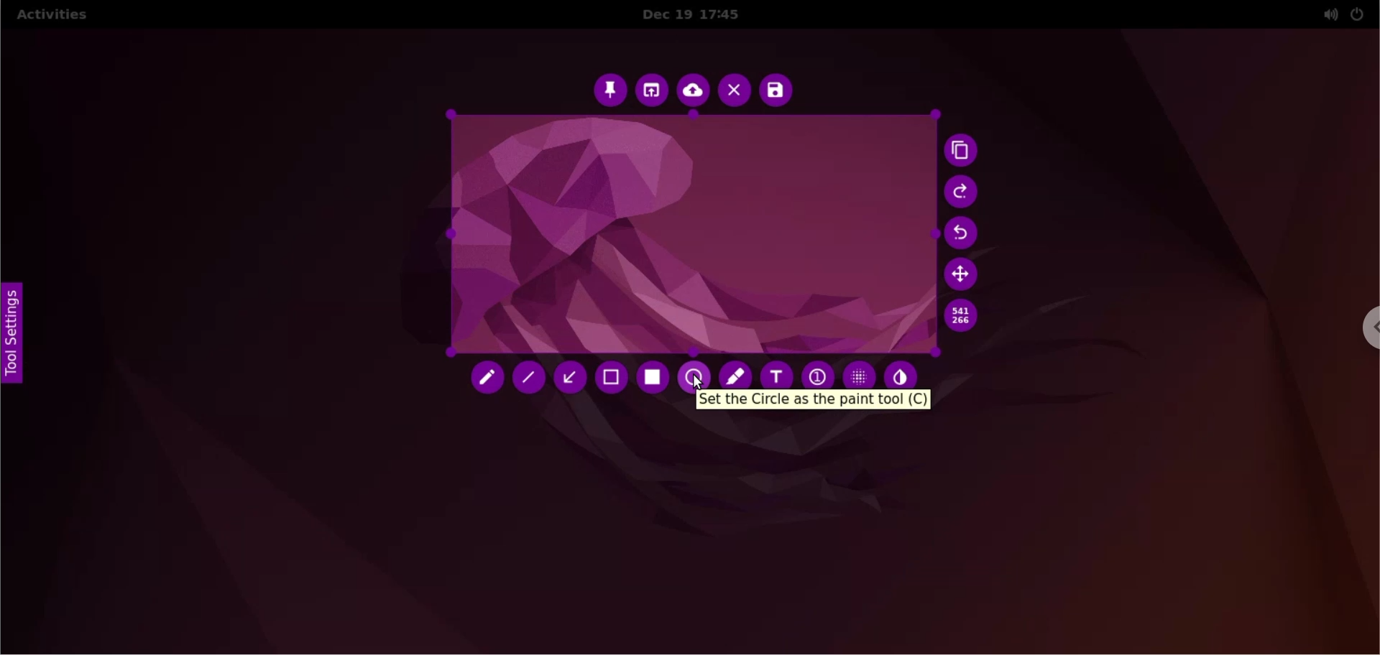 This screenshot has height=655, width=1380. Describe the element at coordinates (967, 234) in the screenshot. I see `undo` at that location.